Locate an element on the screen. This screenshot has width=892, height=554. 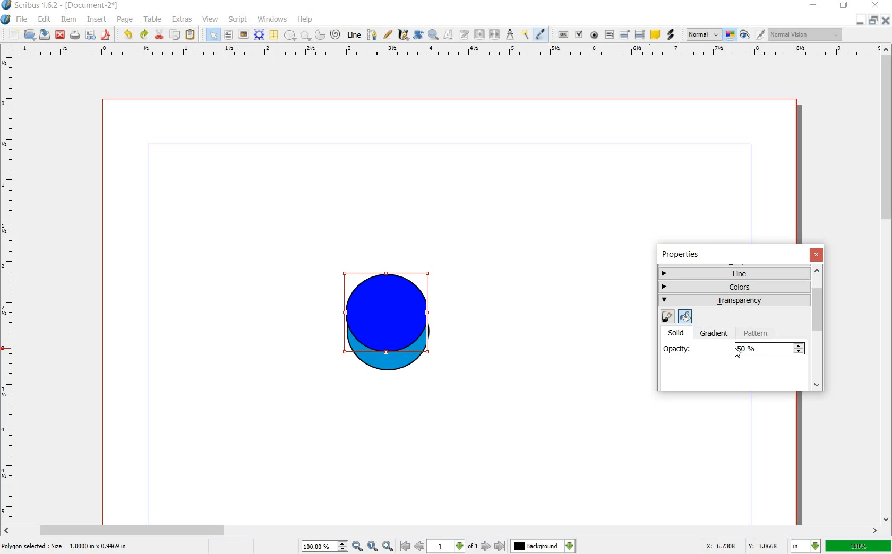
cut is located at coordinates (160, 35).